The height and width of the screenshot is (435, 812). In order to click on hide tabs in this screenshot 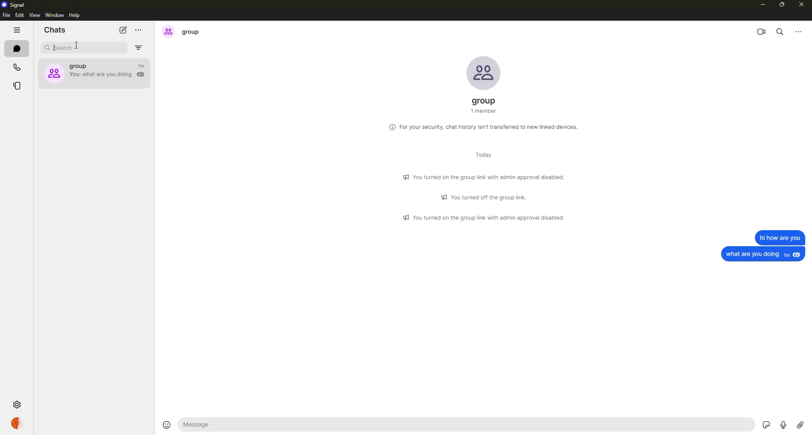, I will do `click(16, 31)`.